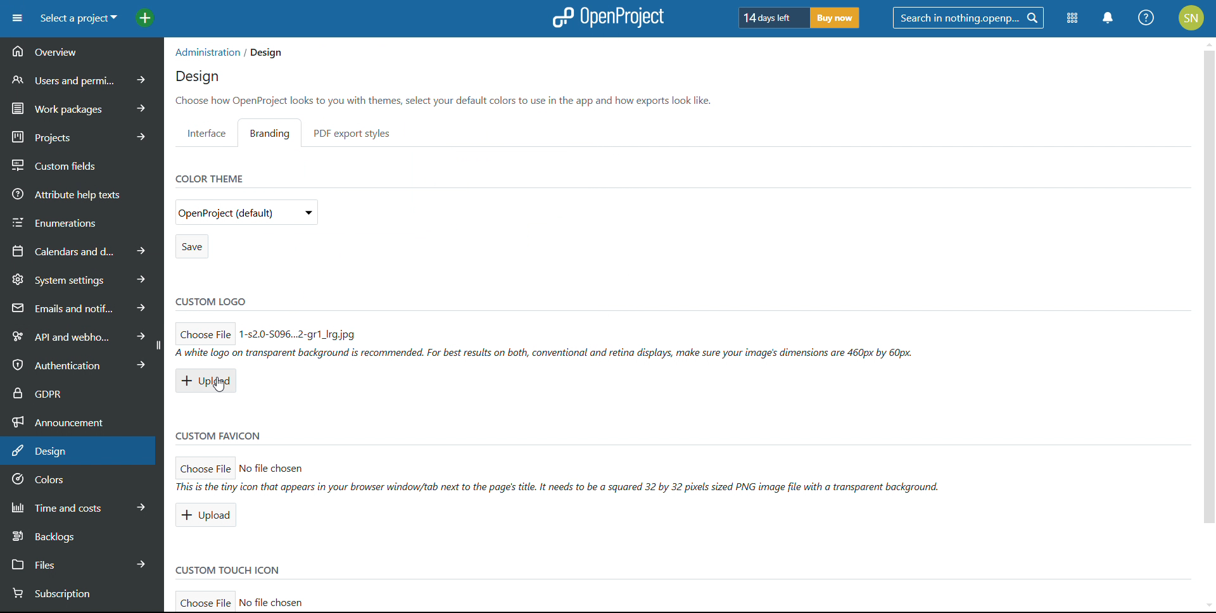  Describe the element at coordinates (82, 193) in the screenshot. I see `attribute help texts` at that location.